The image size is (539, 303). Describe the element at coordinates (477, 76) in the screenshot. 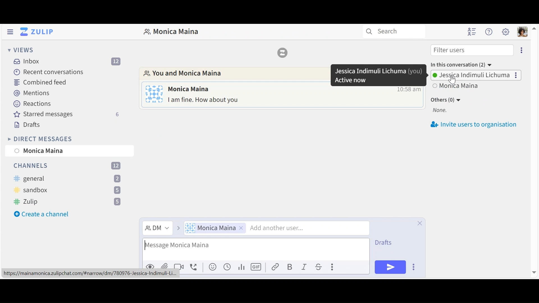

I see `` at that location.